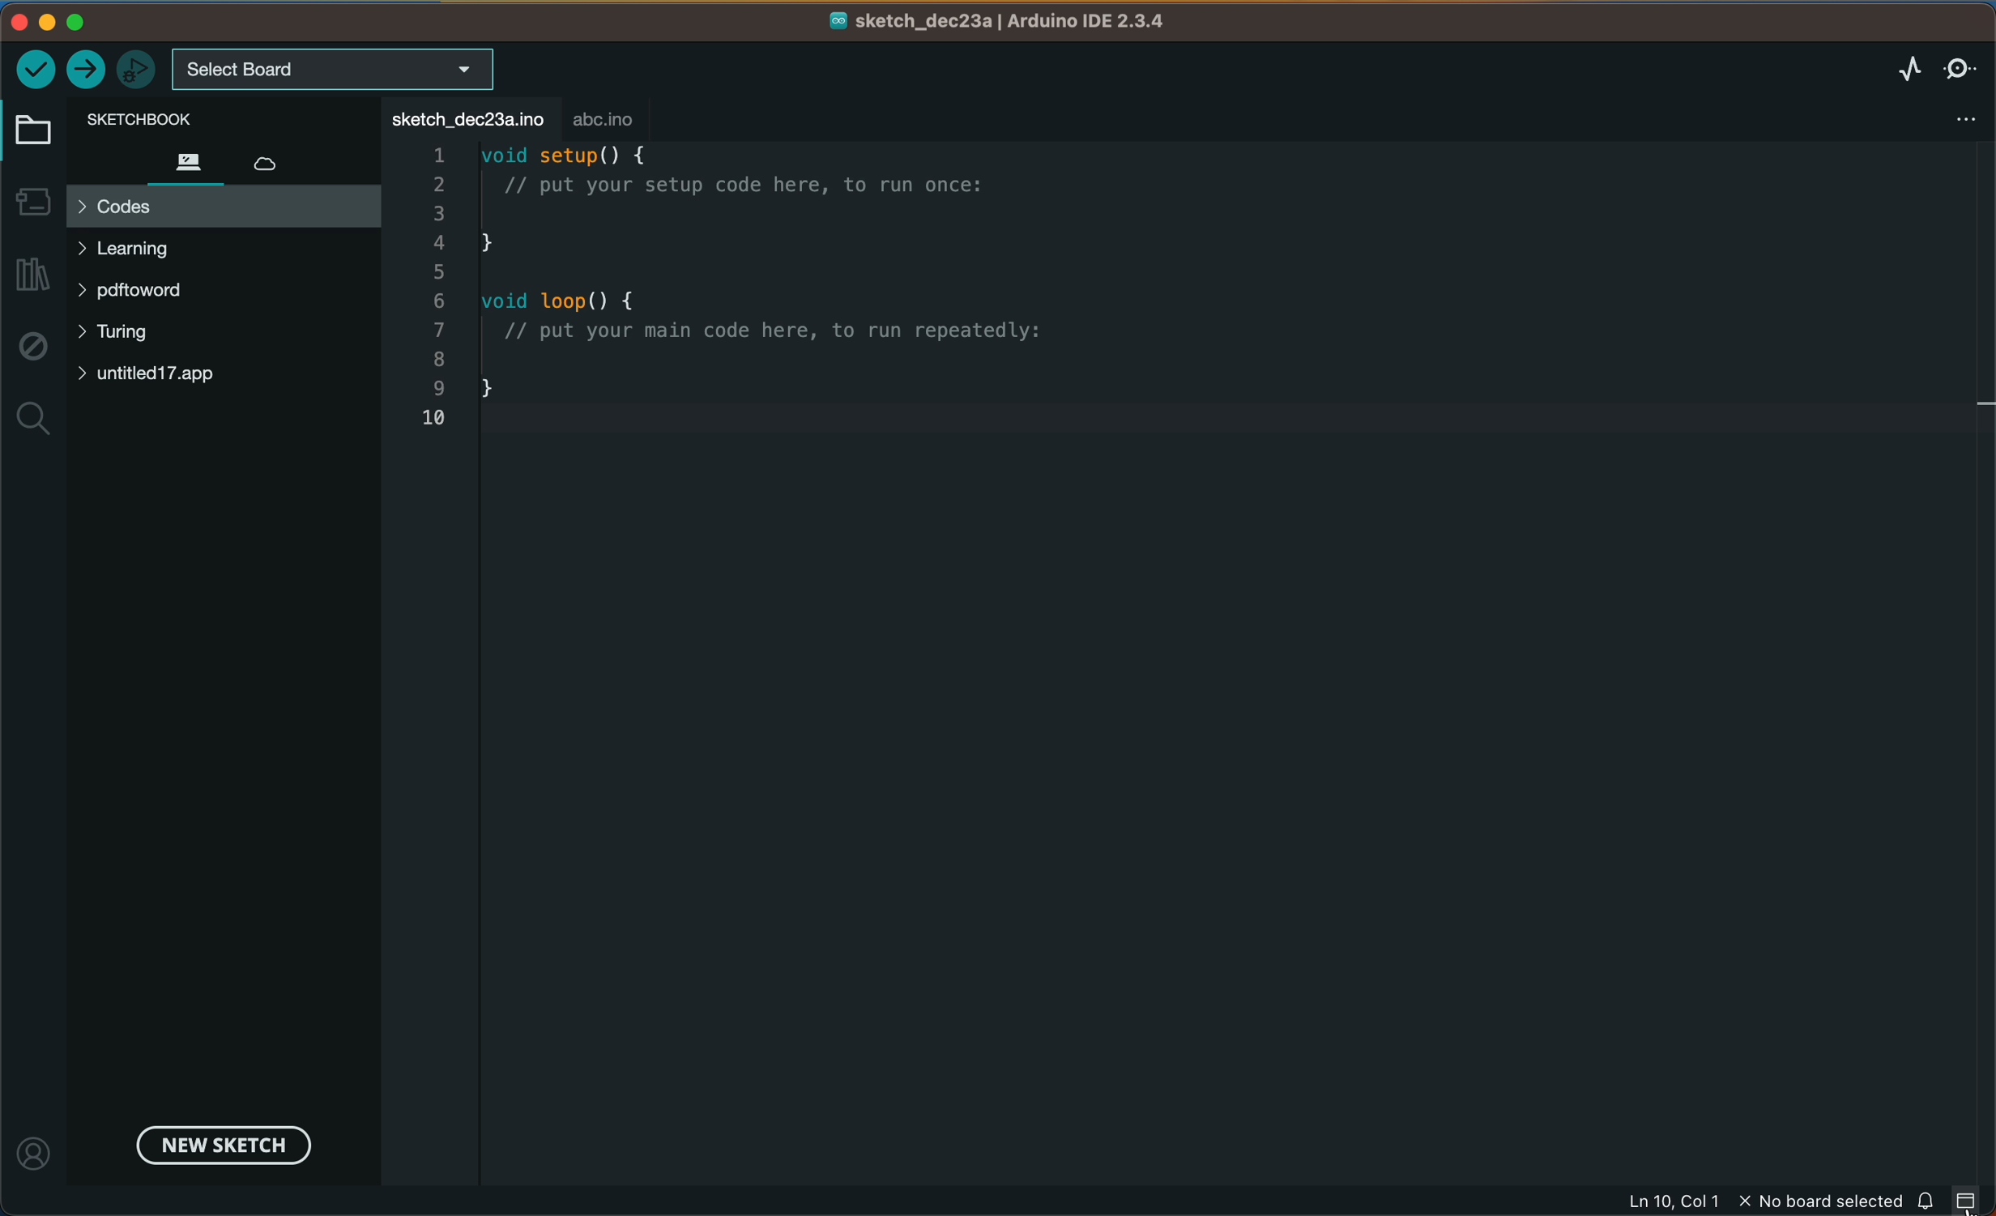 The width and height of the screenshot is (1996, 1216). Describe the element at coordinates (131, 333) in the screenshot. I see `turing` at that location.